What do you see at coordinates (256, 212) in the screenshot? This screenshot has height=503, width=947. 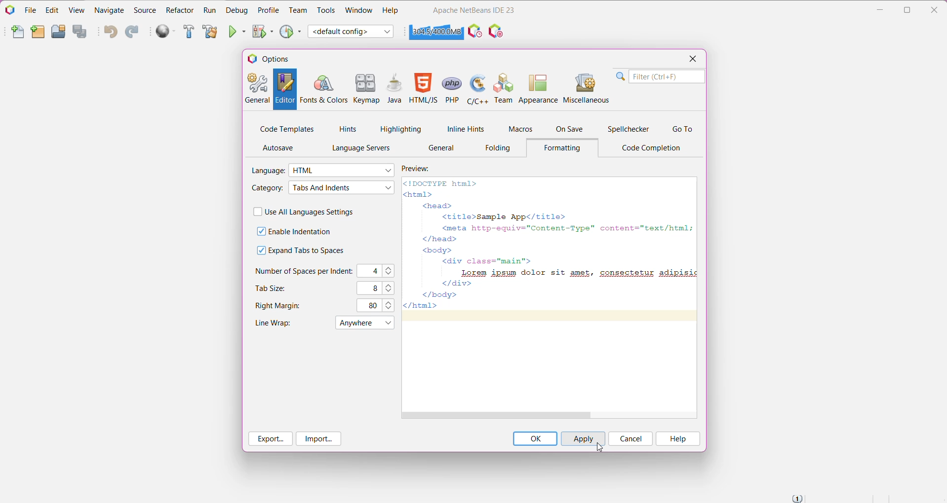 I see `check box` at bounding box center [256, 212].